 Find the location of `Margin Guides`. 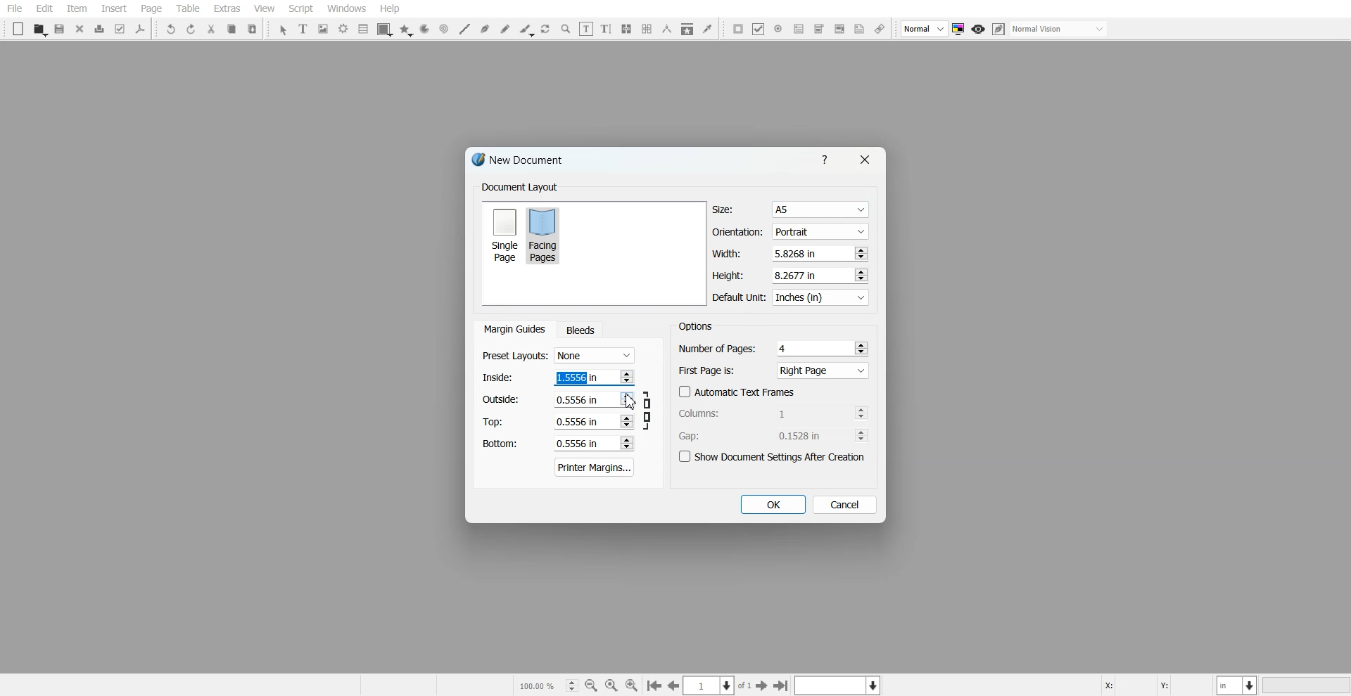

Margin Guides is located at coordinates (513, 329).